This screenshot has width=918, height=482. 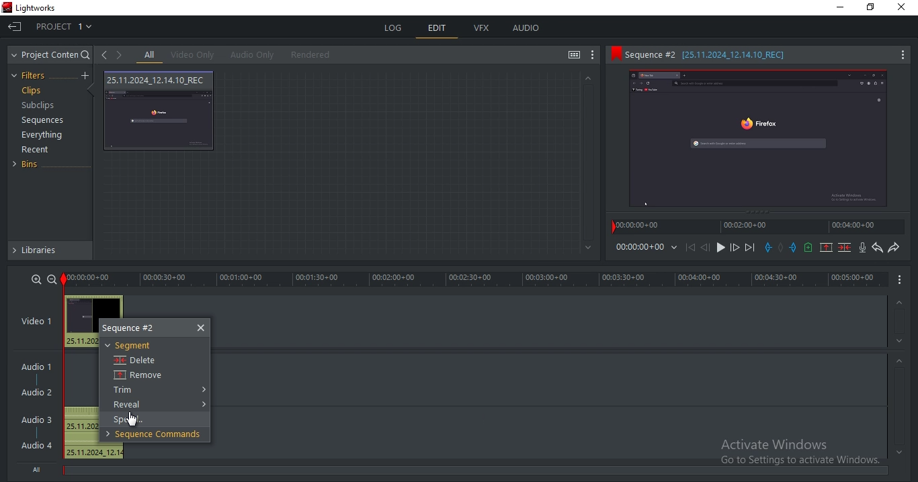 What do you see at coordinates (134, 329) in the screenshot?
I see `sequence #2` at bounding box center [134, 329].